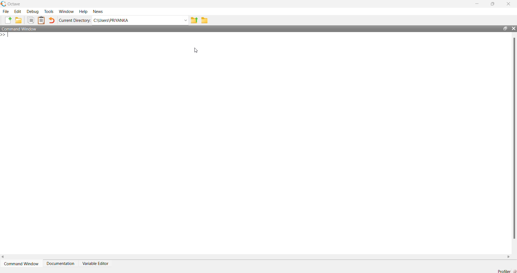 This screenshot has height=273, width=517. Describe the element at coordinates (8, 20) in the screenshot. I see `New script` at that location.